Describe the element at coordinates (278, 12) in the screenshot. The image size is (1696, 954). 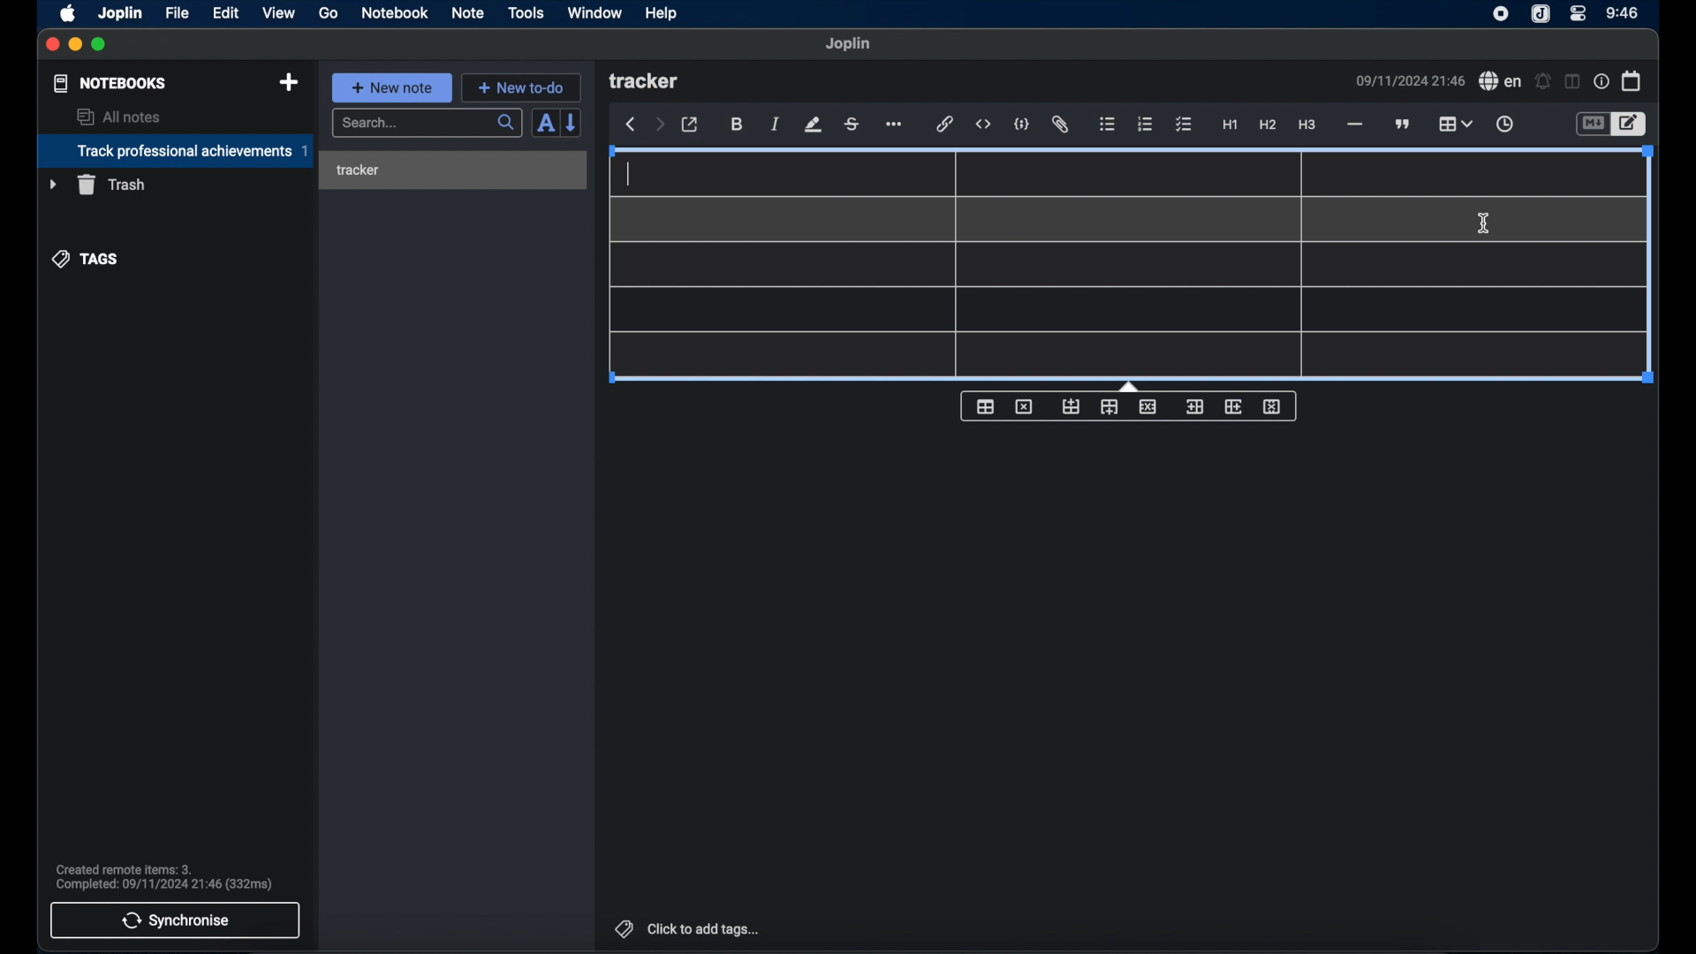
I see `view` at that location.